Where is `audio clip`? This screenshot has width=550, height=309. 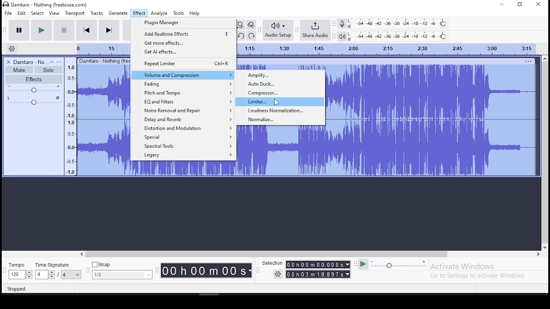 audio clip is located at coordinates (104, 121).